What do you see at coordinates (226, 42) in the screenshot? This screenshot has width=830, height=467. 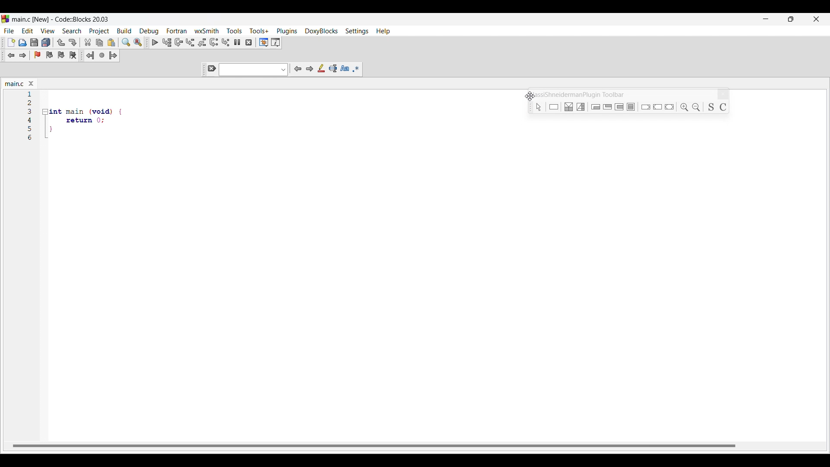 I see `Step into instruction` at bounding box center [226, 42].